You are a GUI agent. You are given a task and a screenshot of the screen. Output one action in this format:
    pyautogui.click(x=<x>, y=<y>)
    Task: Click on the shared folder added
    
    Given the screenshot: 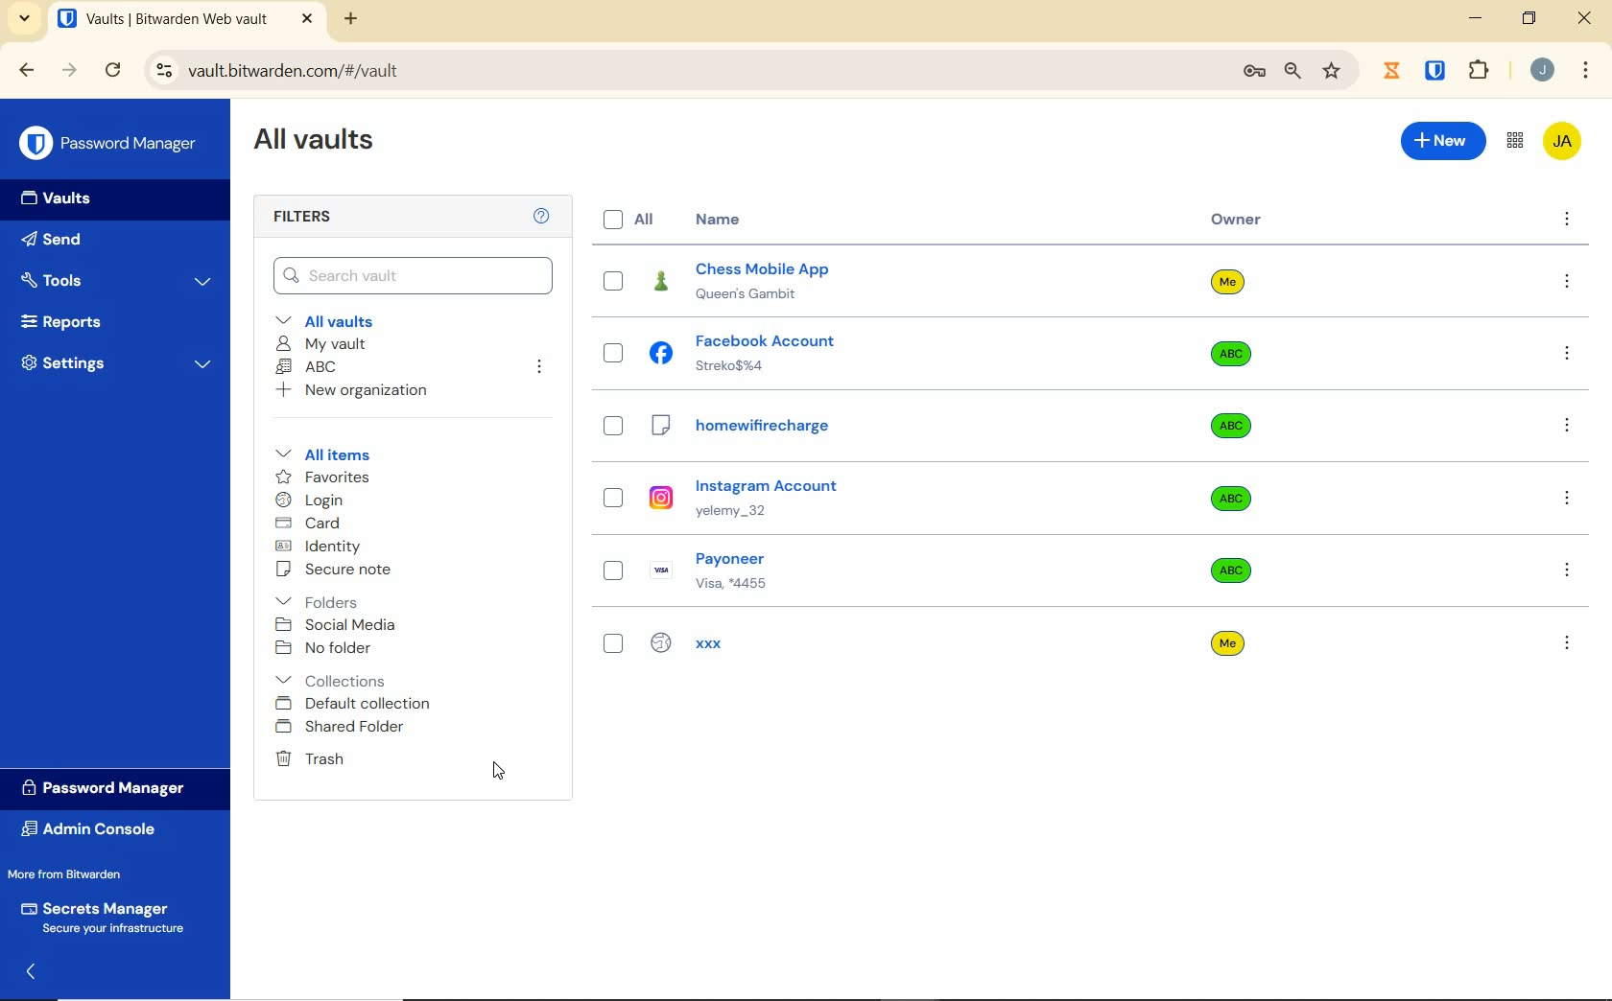 What is the action you would take?
    pyautogui.click(x=347, y=727)
    